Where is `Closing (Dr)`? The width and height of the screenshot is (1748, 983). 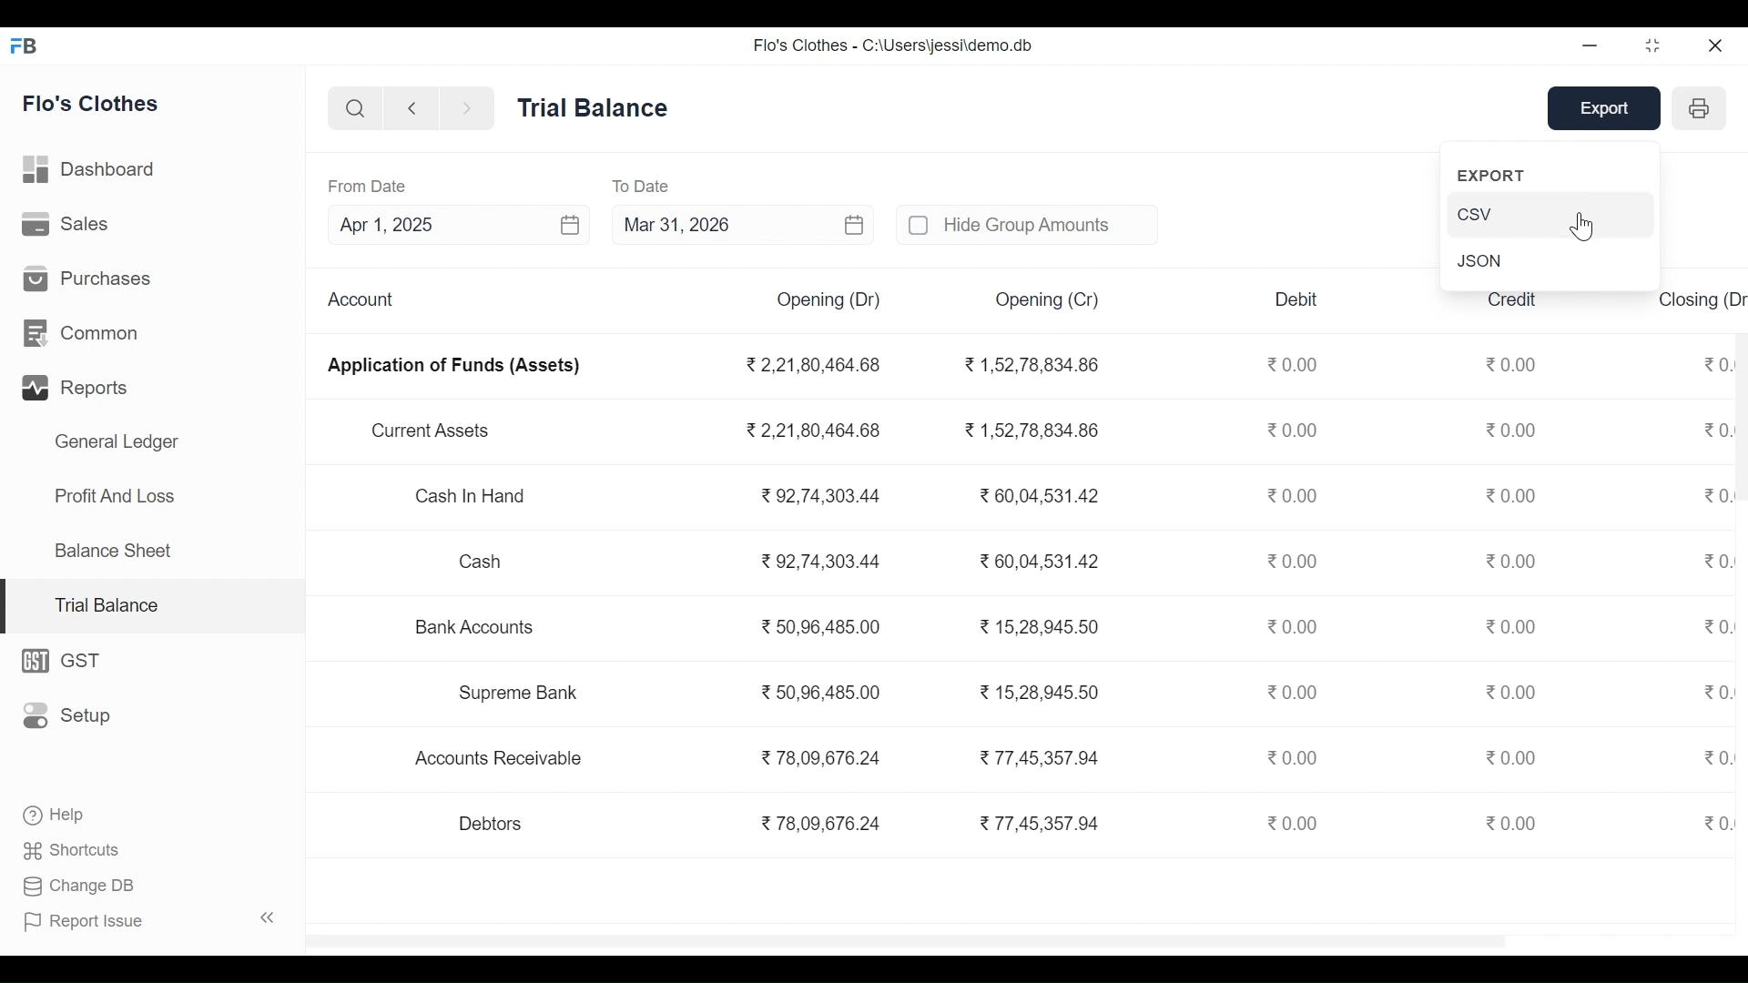
Closing (Dr) is located at coordinates (1701, 297).